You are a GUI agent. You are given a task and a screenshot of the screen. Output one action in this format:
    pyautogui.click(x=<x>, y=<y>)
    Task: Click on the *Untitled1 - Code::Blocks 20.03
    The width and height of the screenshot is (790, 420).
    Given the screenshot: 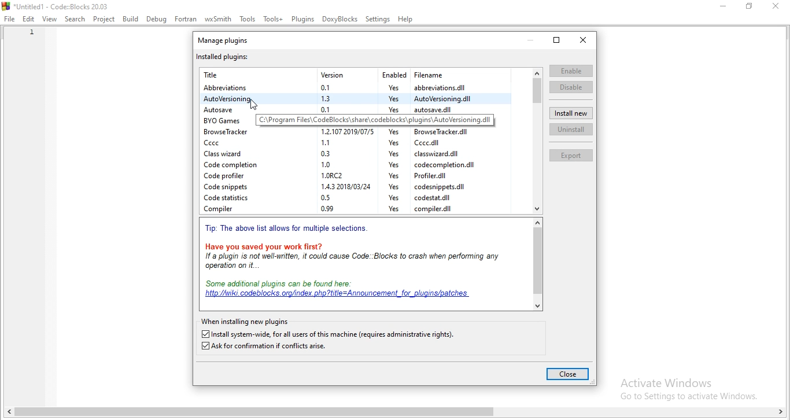 What is the action you would take?
    pyautogui.click(x=56, y=6)
    